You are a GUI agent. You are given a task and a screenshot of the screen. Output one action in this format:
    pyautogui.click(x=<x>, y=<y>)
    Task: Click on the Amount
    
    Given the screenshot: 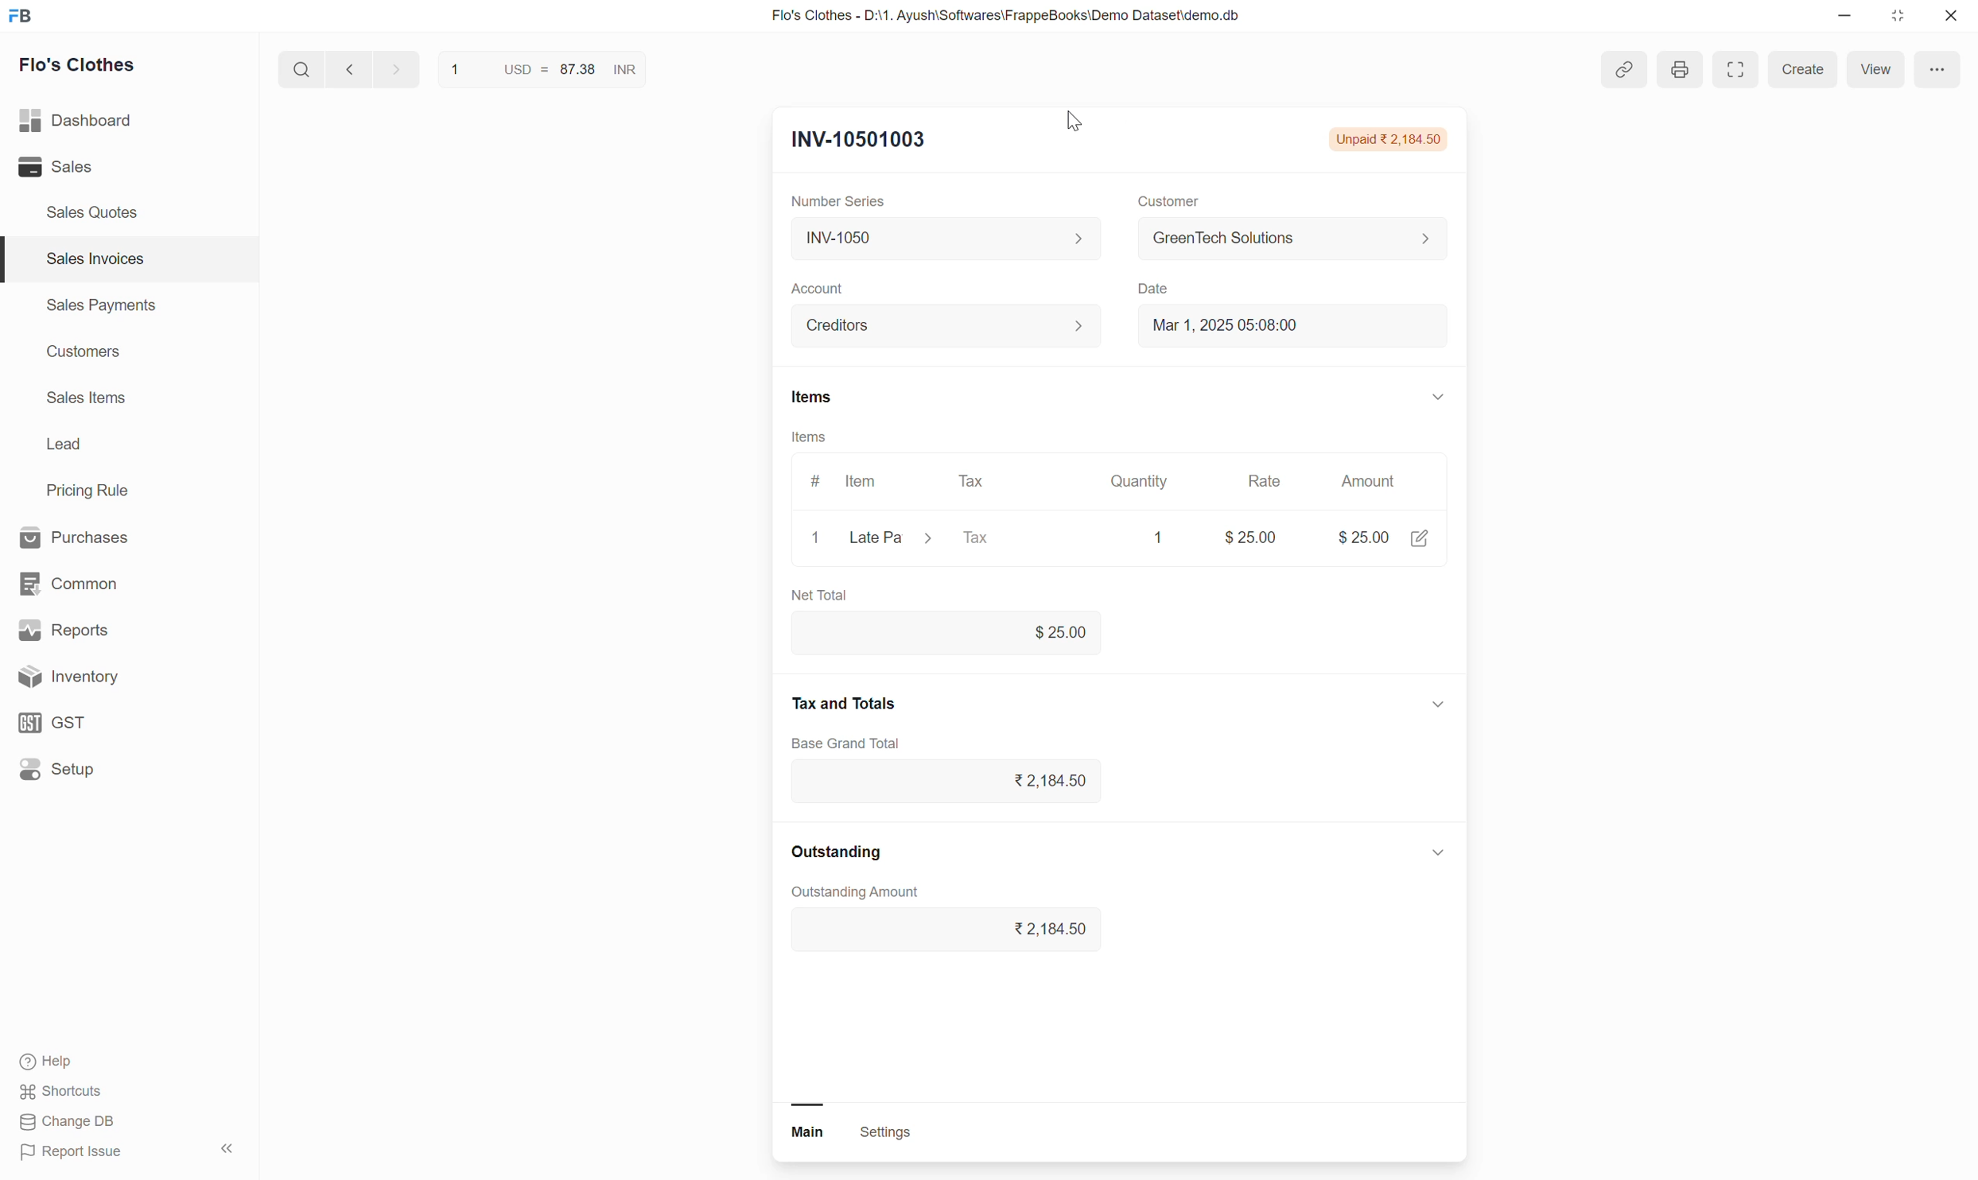 What is the action you would take?
    pyautogui.click(x=1371, y=483)
    